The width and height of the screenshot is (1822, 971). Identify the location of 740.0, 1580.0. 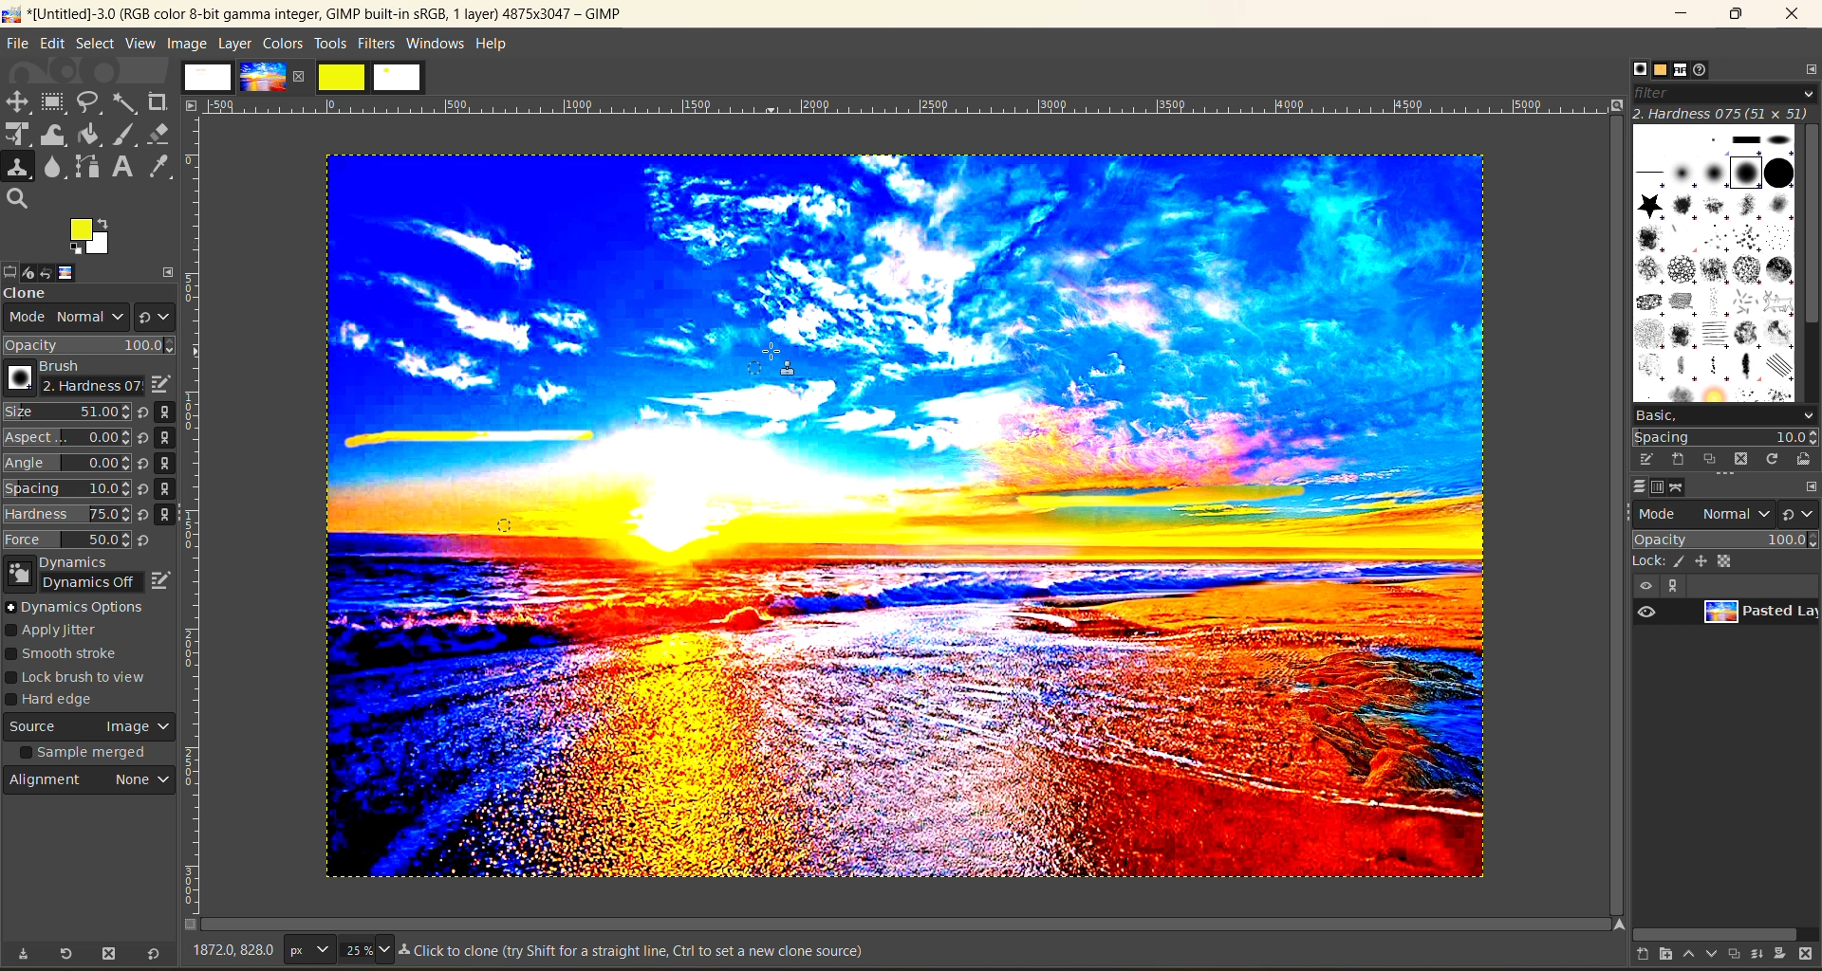
(231, 953).